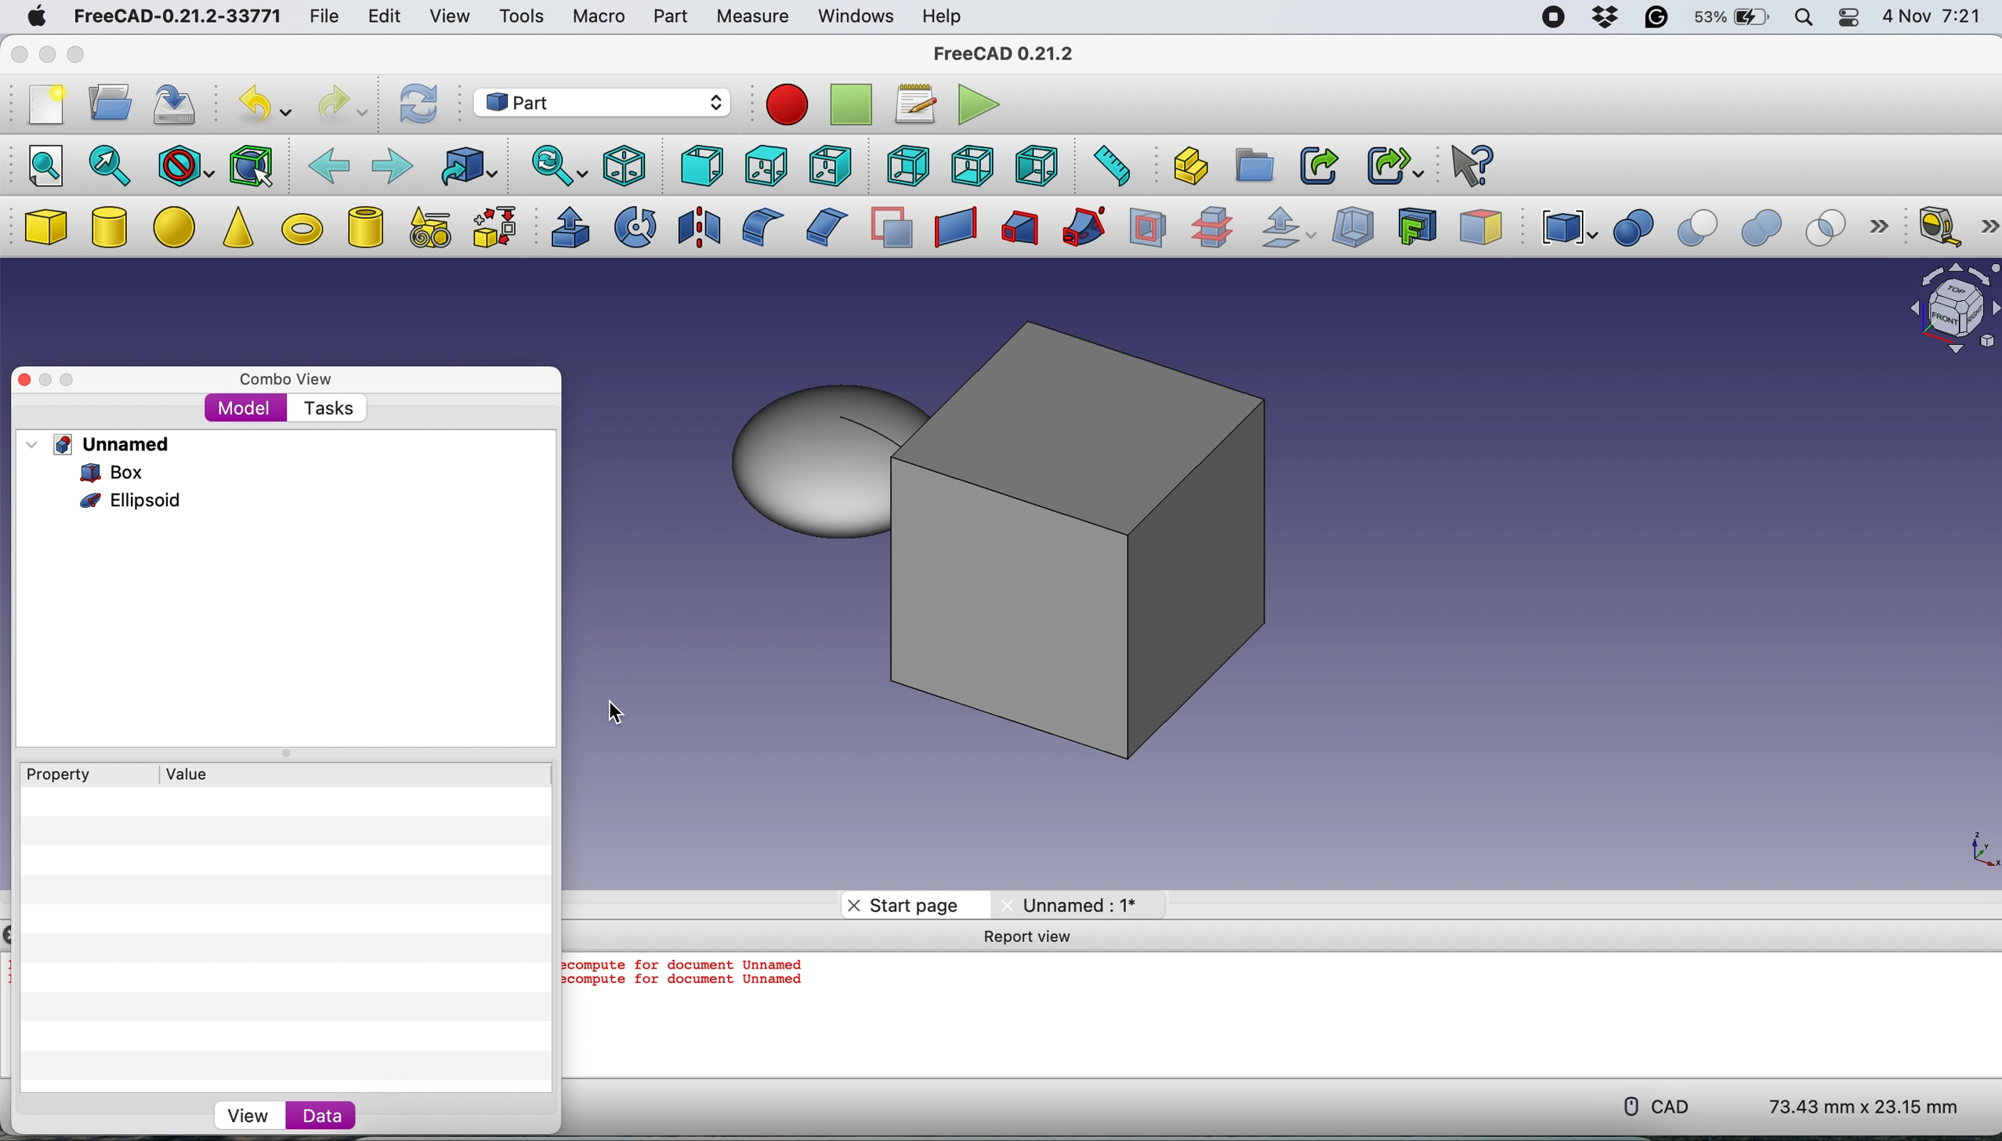 This screenshot has width=2002, height=1141. I want to click on section, so click(1149, 232).